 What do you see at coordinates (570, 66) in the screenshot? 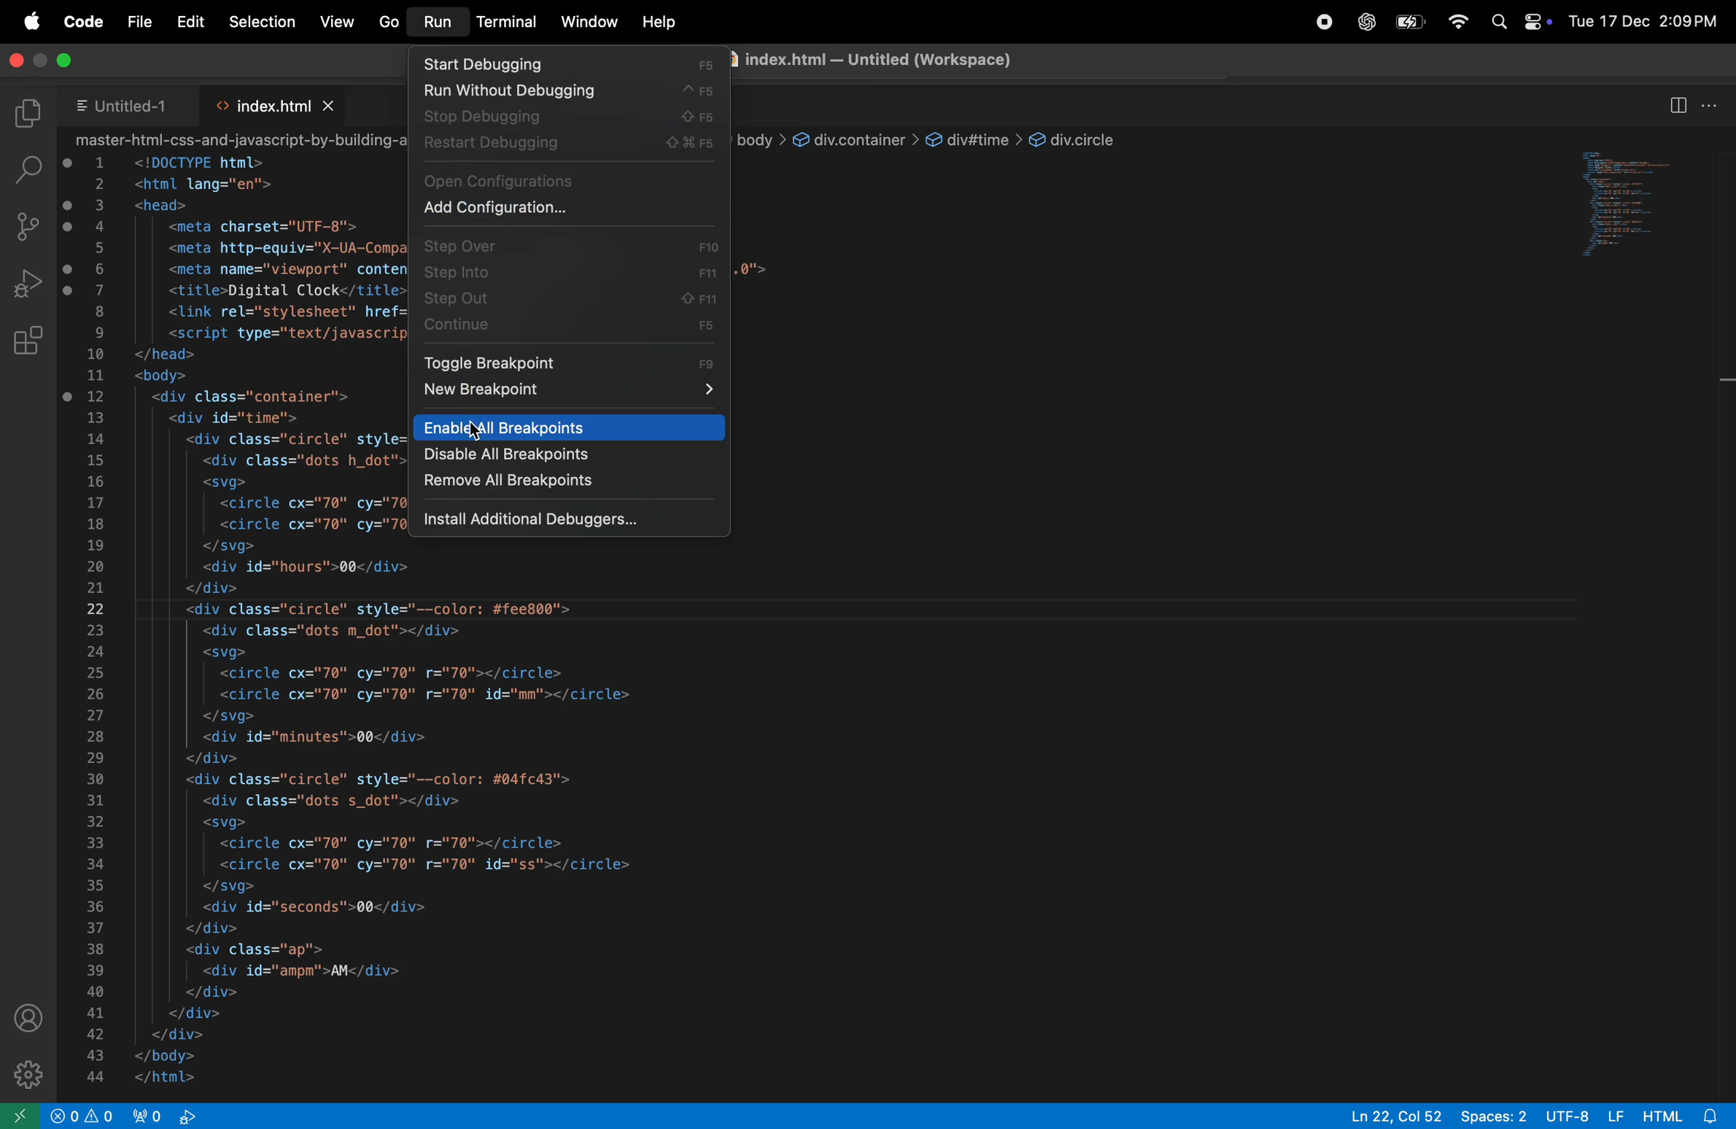
I see `start debbuging` at bounding box center [570, 66].